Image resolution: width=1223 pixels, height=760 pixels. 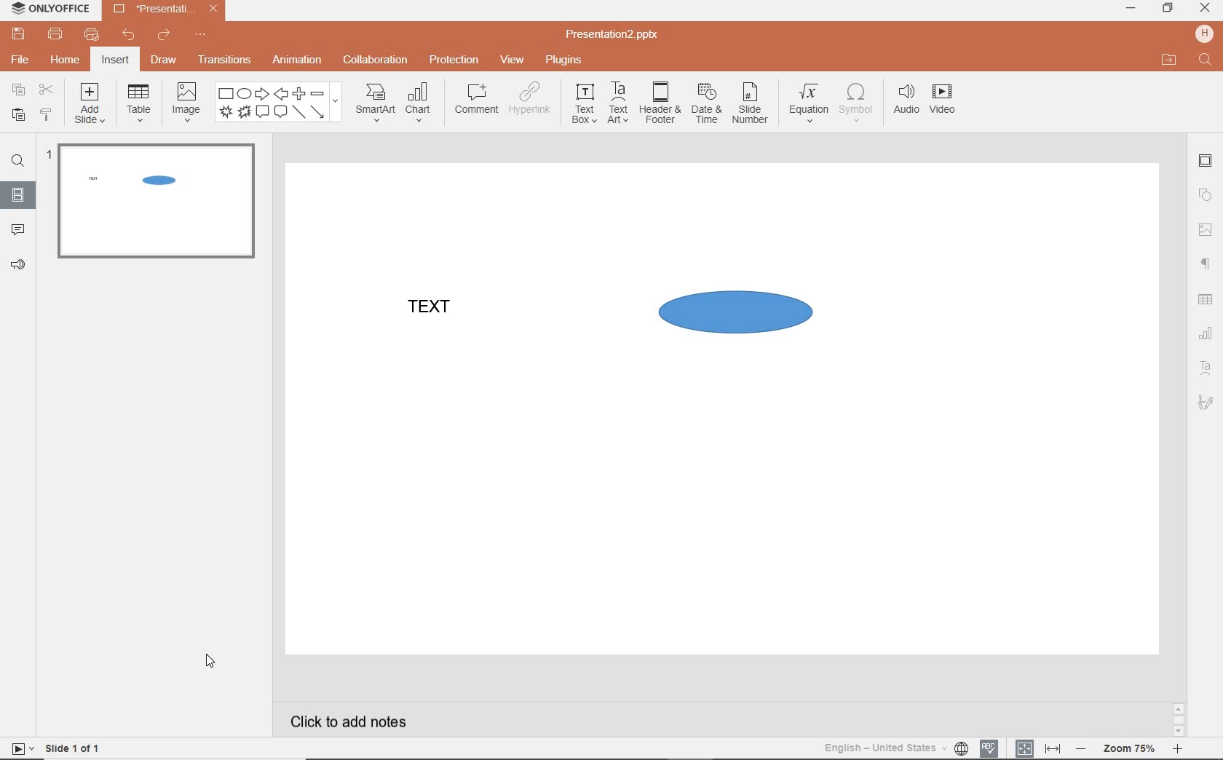 I want to click on copy, so click(x=18, y=90).